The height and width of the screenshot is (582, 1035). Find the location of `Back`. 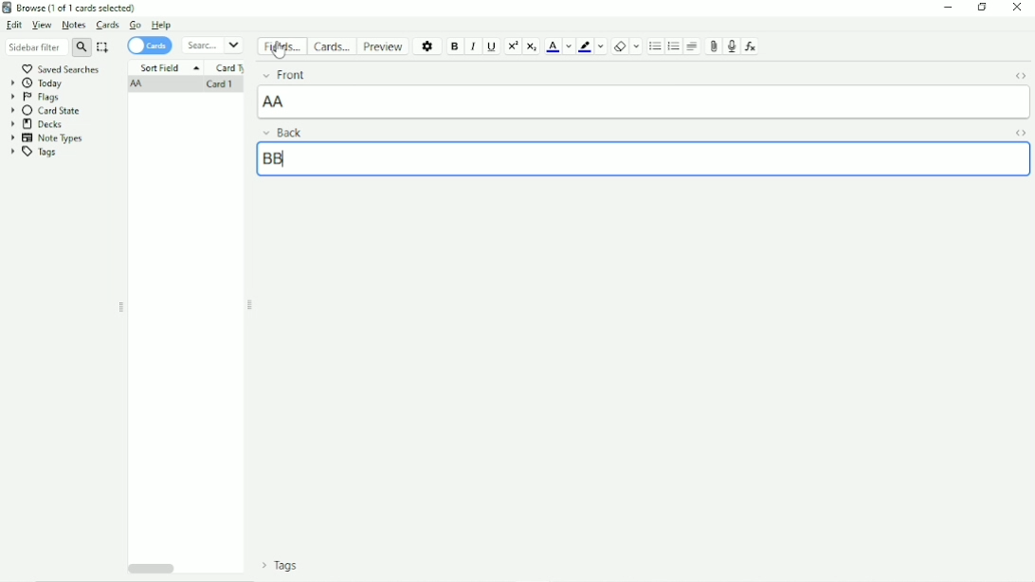

Back is located at coordinates (282, 132).